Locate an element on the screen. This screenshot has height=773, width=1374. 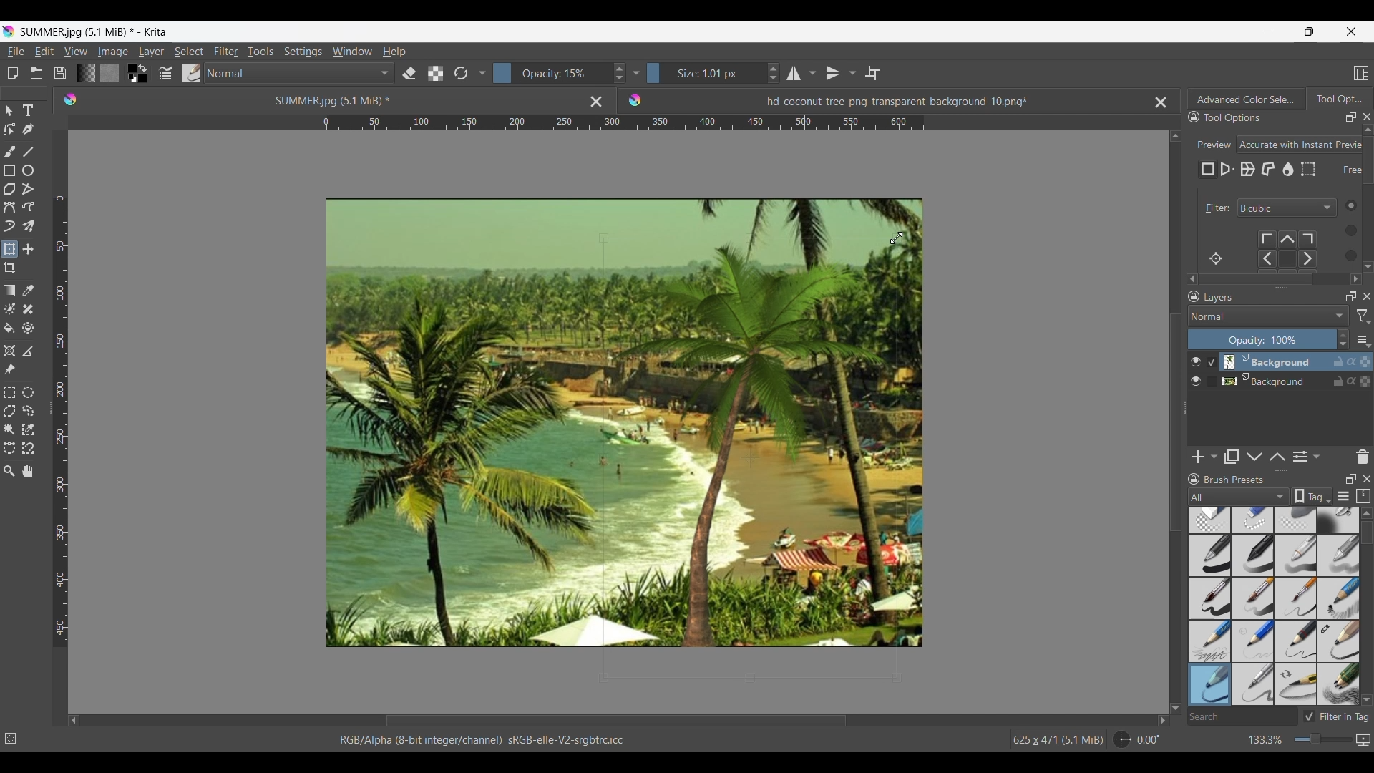
pencil 1-sketch is located at coordinates (1339, 598).